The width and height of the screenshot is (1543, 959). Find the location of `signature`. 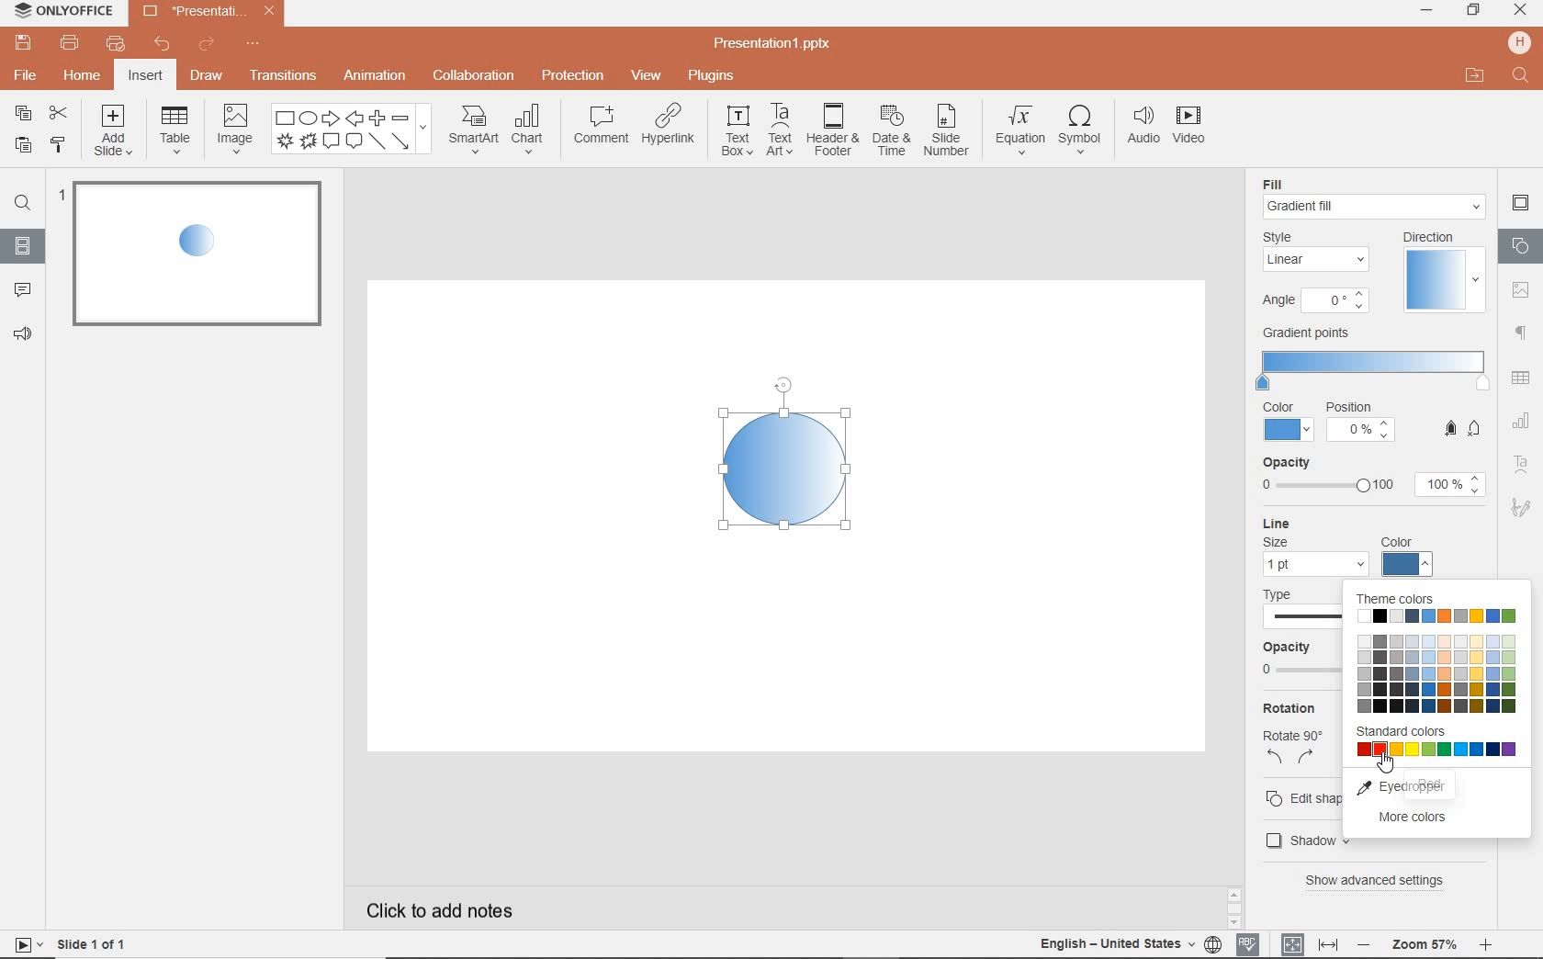

signature is located at coordinates (1520, 506).